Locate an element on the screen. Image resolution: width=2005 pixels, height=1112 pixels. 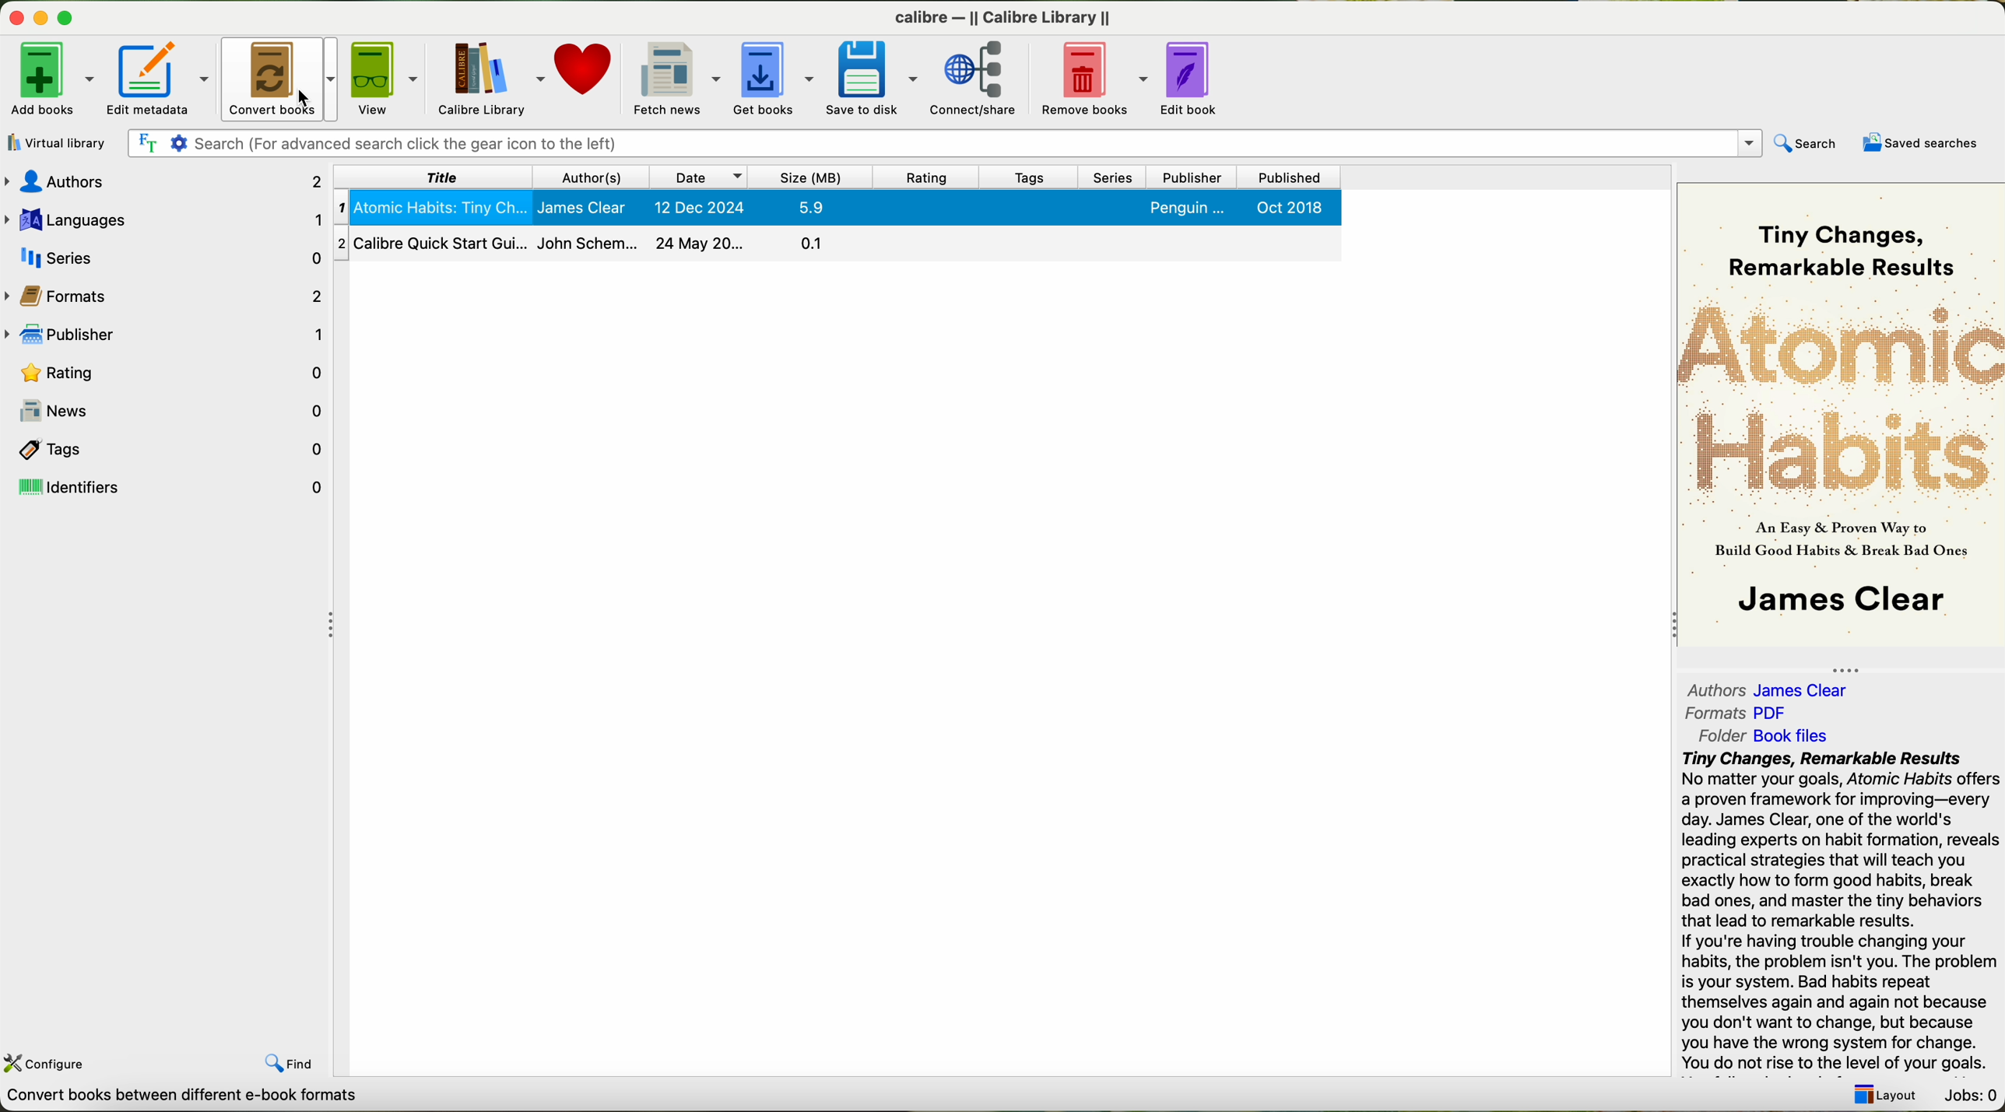
find is located at coordinates (290, 1063).